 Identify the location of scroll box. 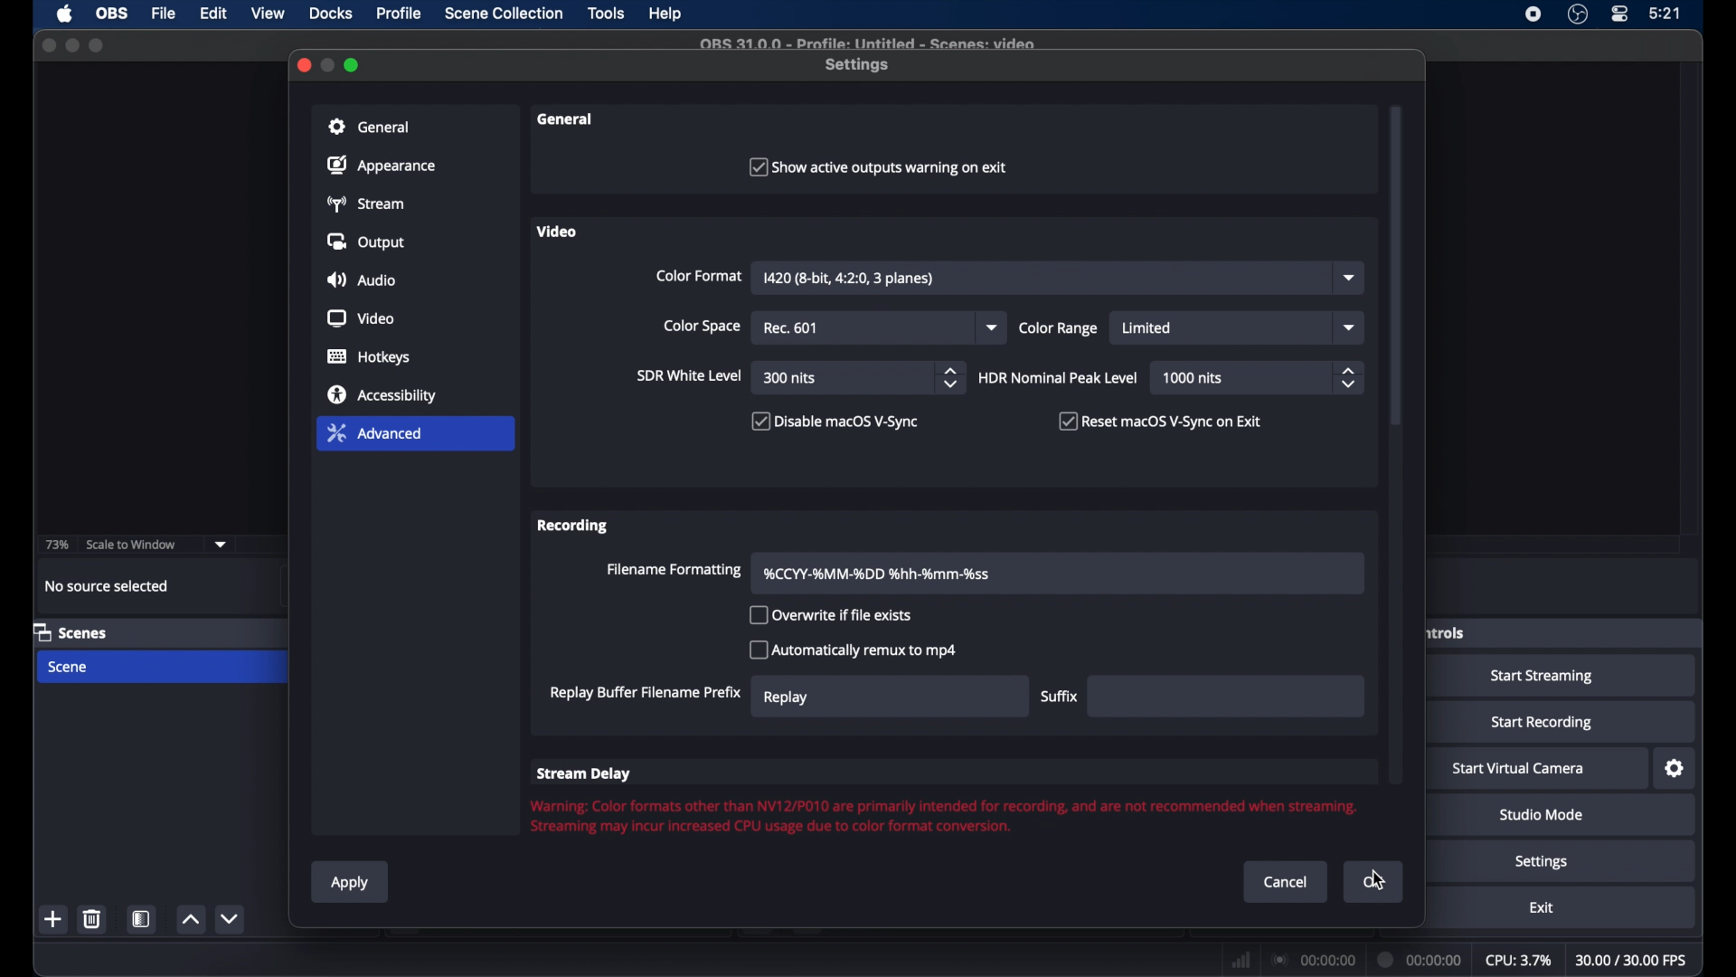
(1396, 285).